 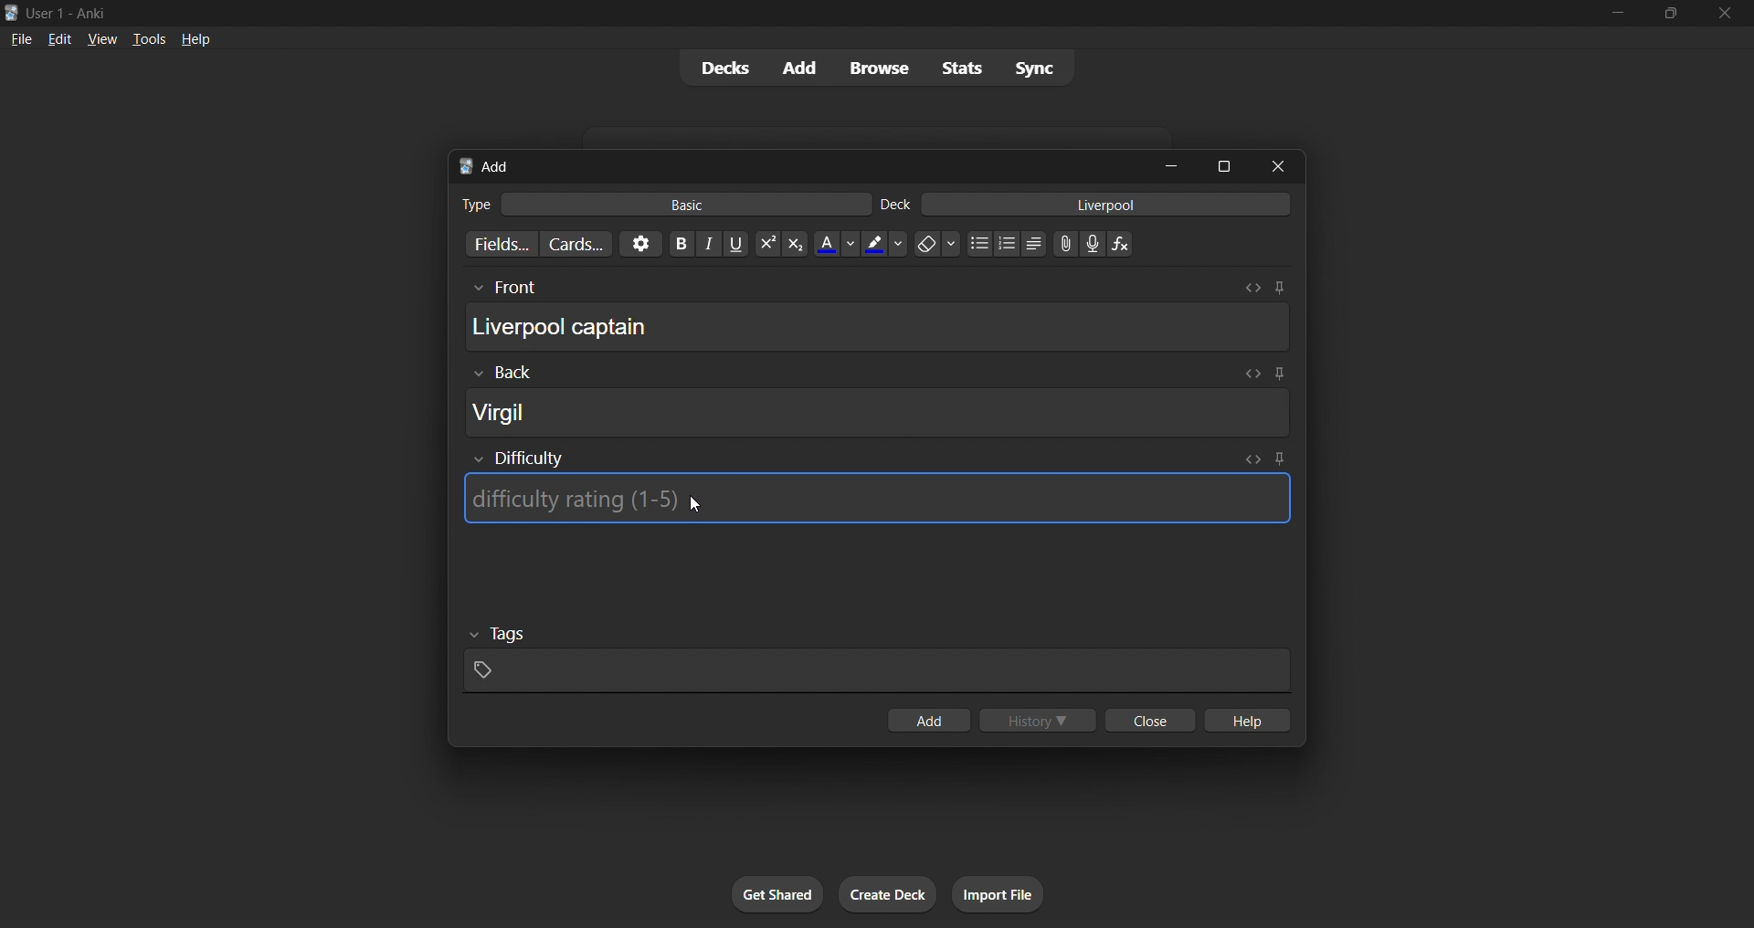 I want to click on Underline, so click(x=735, y=244).